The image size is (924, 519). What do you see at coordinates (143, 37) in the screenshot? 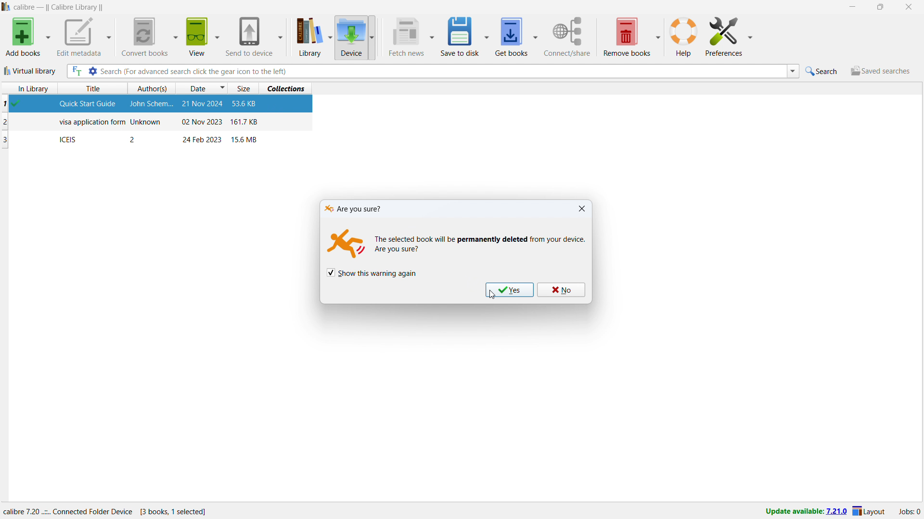
I see `convert books` at bounding box center [143, 37].